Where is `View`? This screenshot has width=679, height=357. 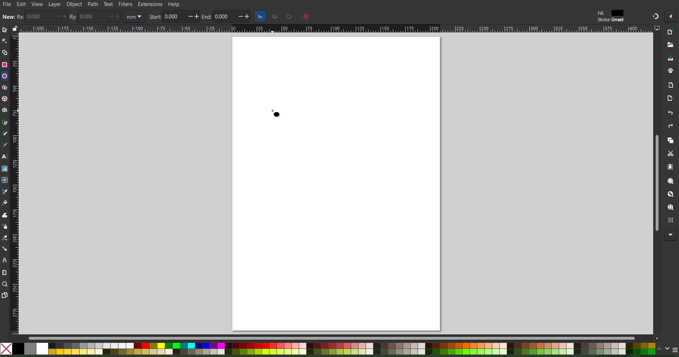 View is located at coordinates (37, 5).